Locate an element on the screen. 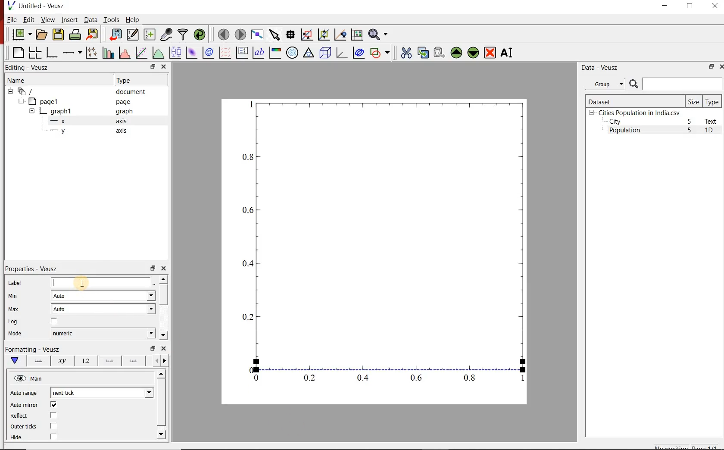  File is located at coordinates (12, 19).